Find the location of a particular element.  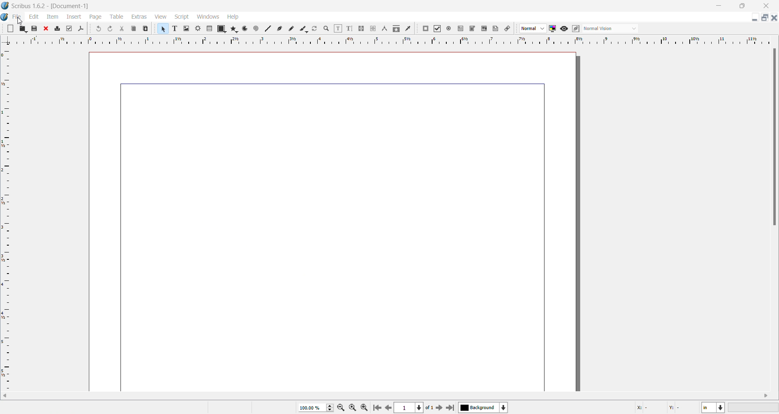

Script is located at coordinates (181, 17).